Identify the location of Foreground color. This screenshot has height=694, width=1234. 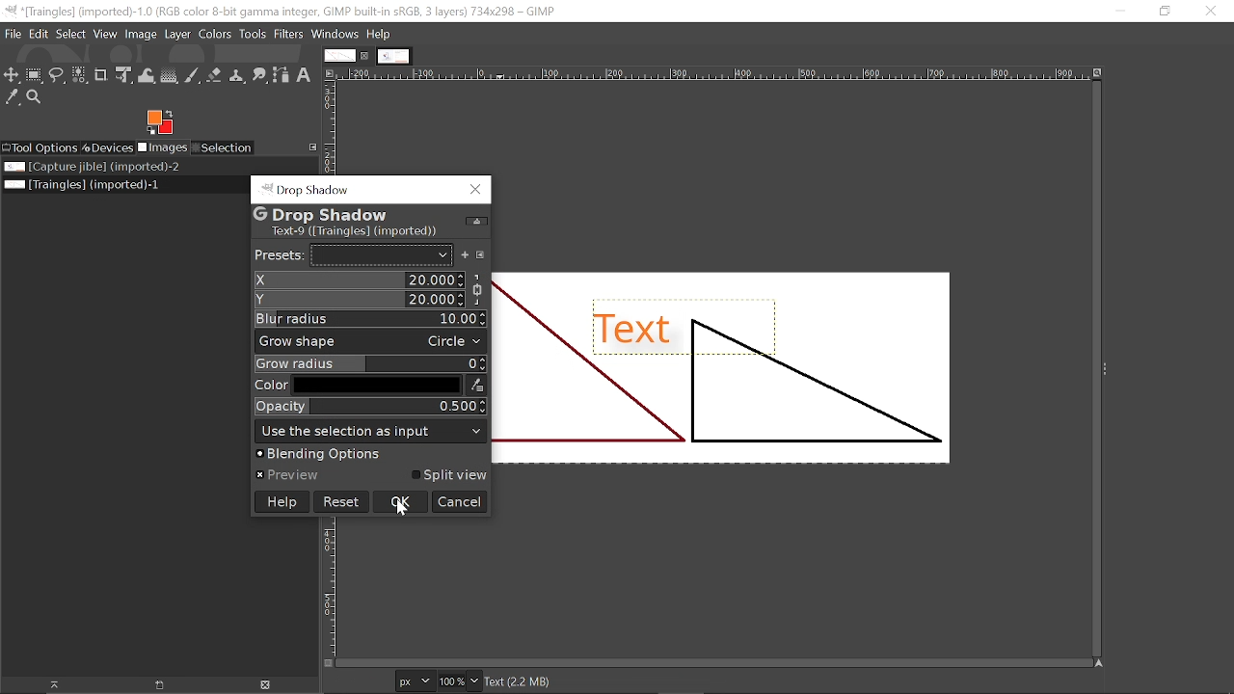
(162, 121).